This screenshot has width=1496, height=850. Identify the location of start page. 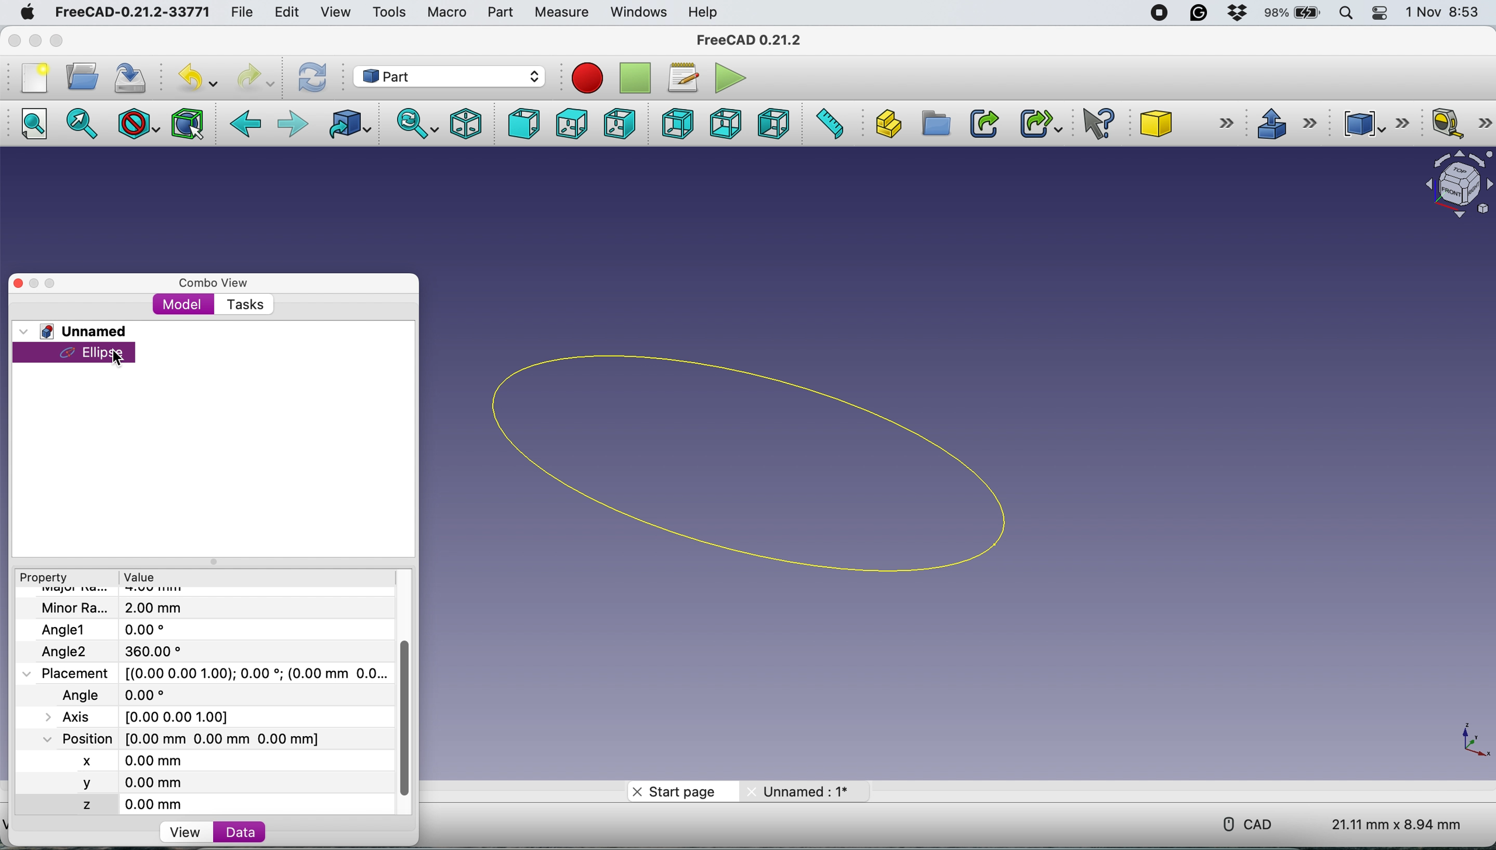
(678, 791).